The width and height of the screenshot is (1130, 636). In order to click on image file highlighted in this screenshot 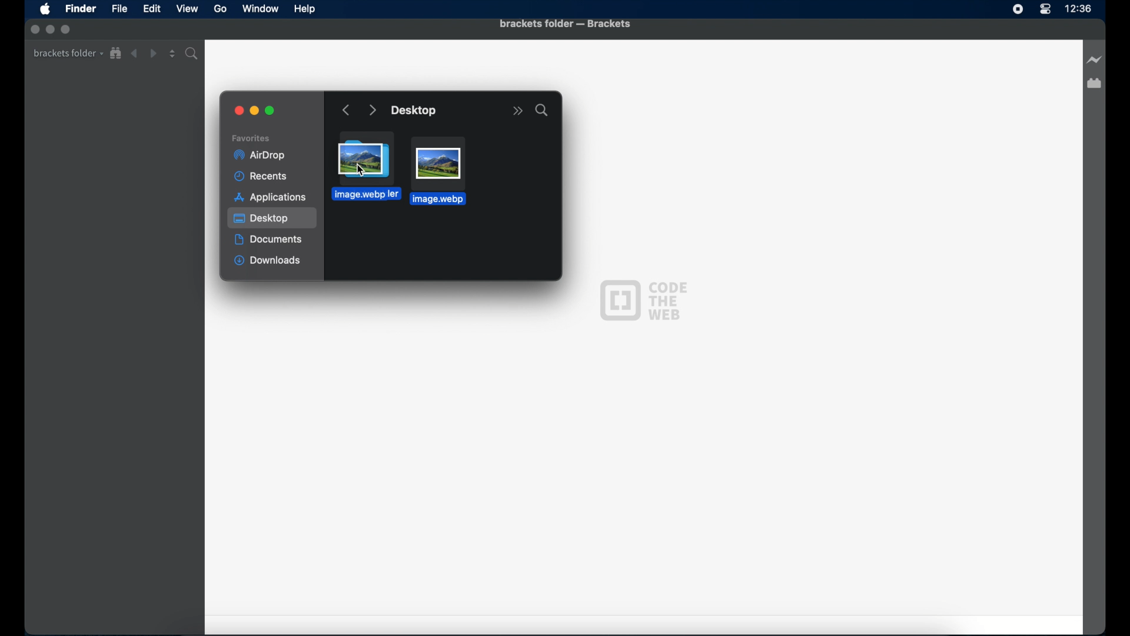, I will do `click(438, 171)`.